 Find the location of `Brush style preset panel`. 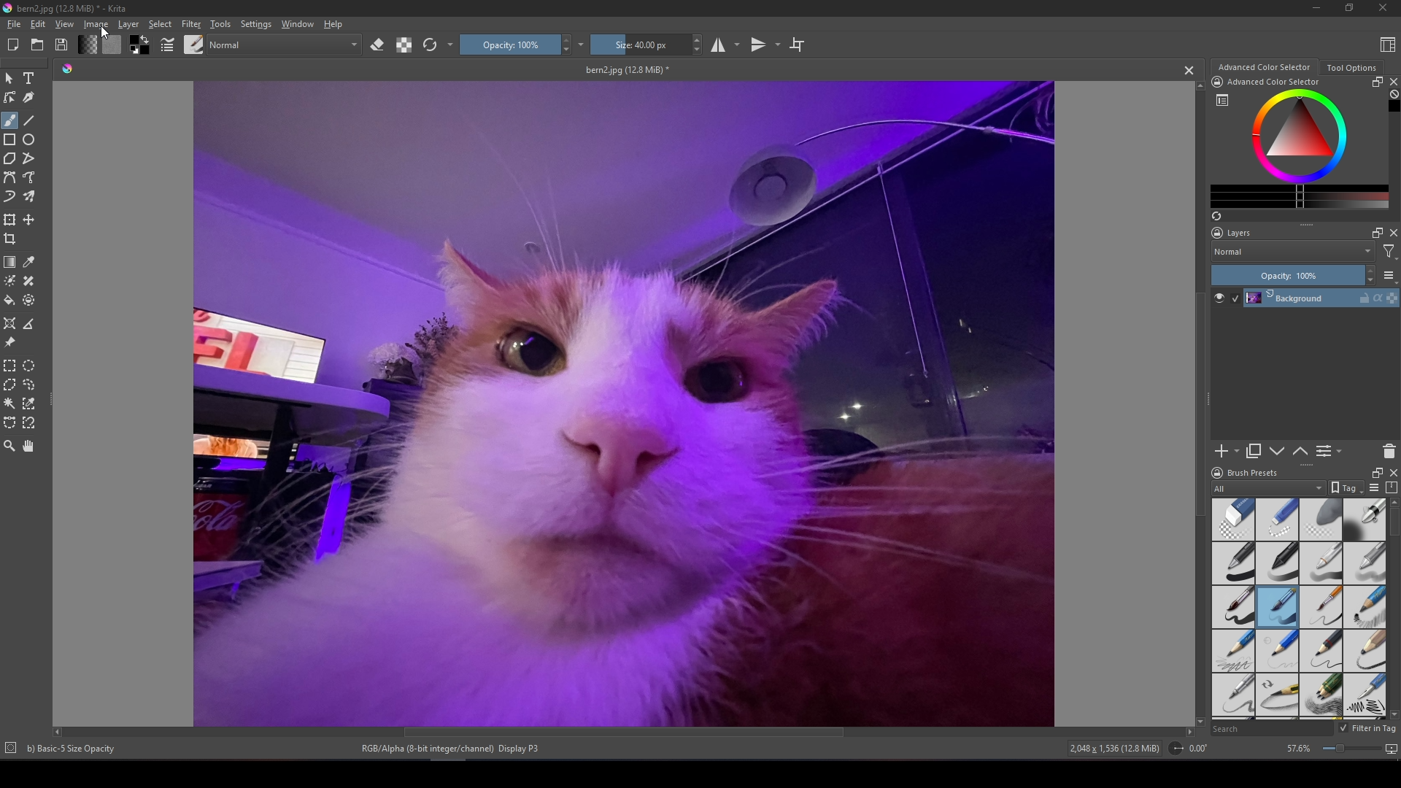

Brush style preset panel is located at coordinates (1300, 609).